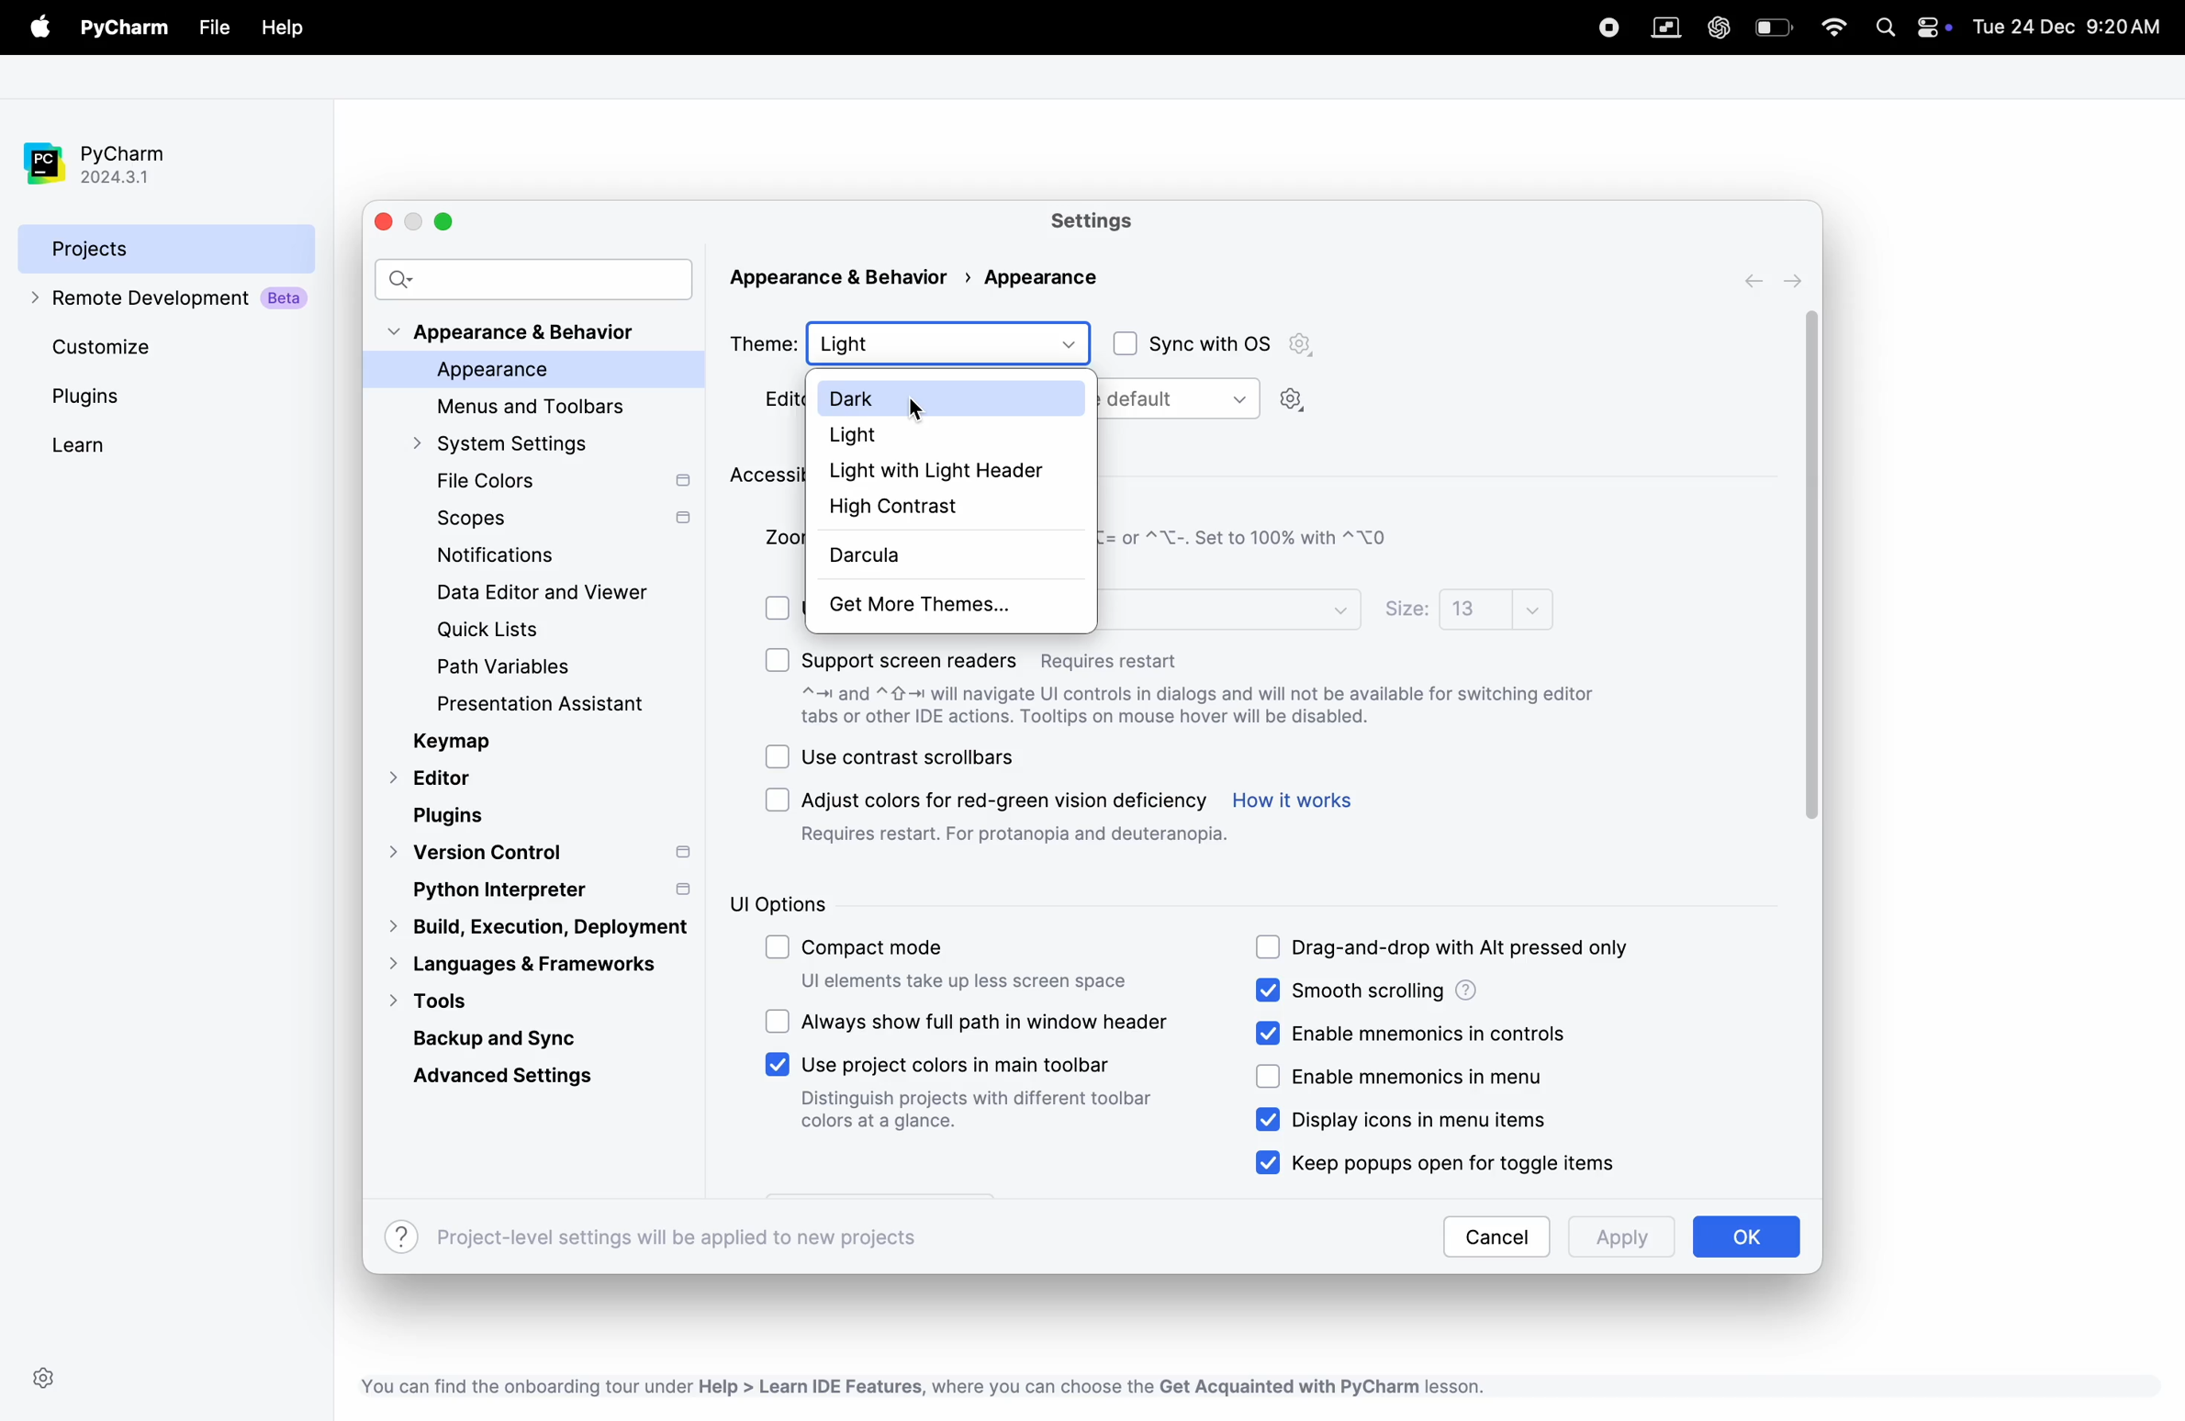 The height and width of the screenshot is (1421, 2185). I want to click on high contrast, so click(947, 507).